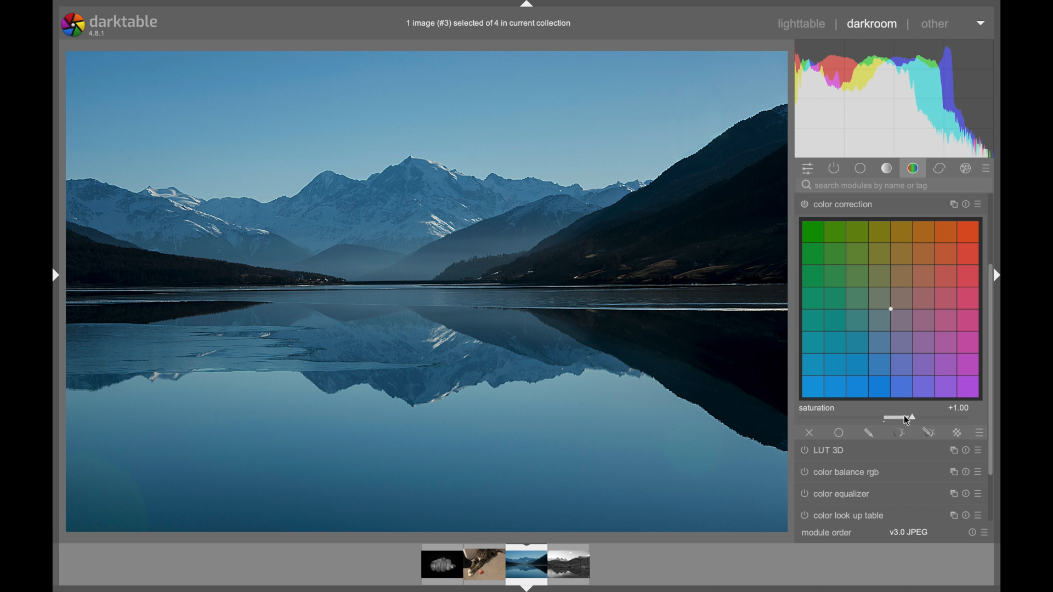 Image resolution: width=1053 pixels, height=592 pixels. What do you see at coordinates (914, 168) in the screenshot?
I see `color` at bounding box center [914, 168].